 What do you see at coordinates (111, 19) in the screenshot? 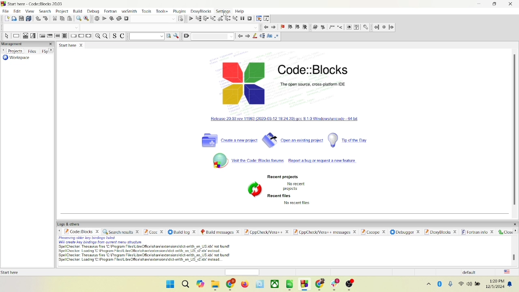
I see `build and run` at bounding box center [111, 19].